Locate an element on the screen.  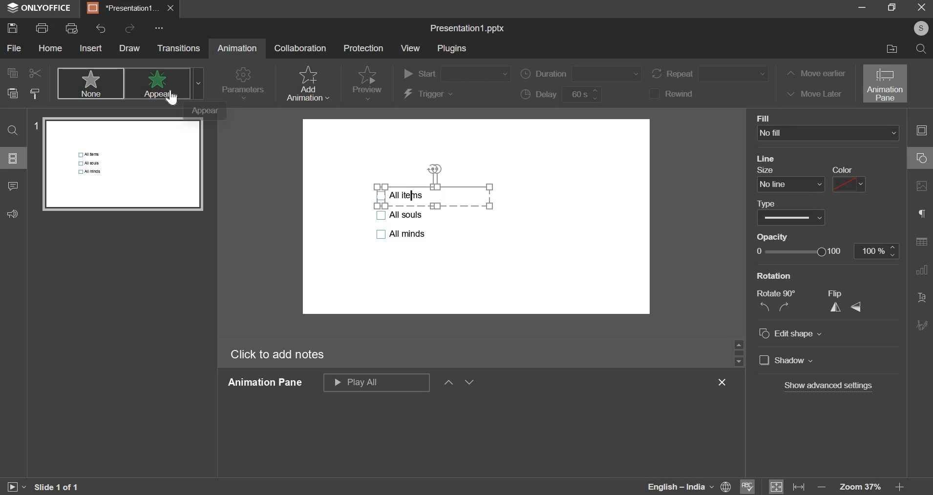
Border color is located at coordinates (793, 217).